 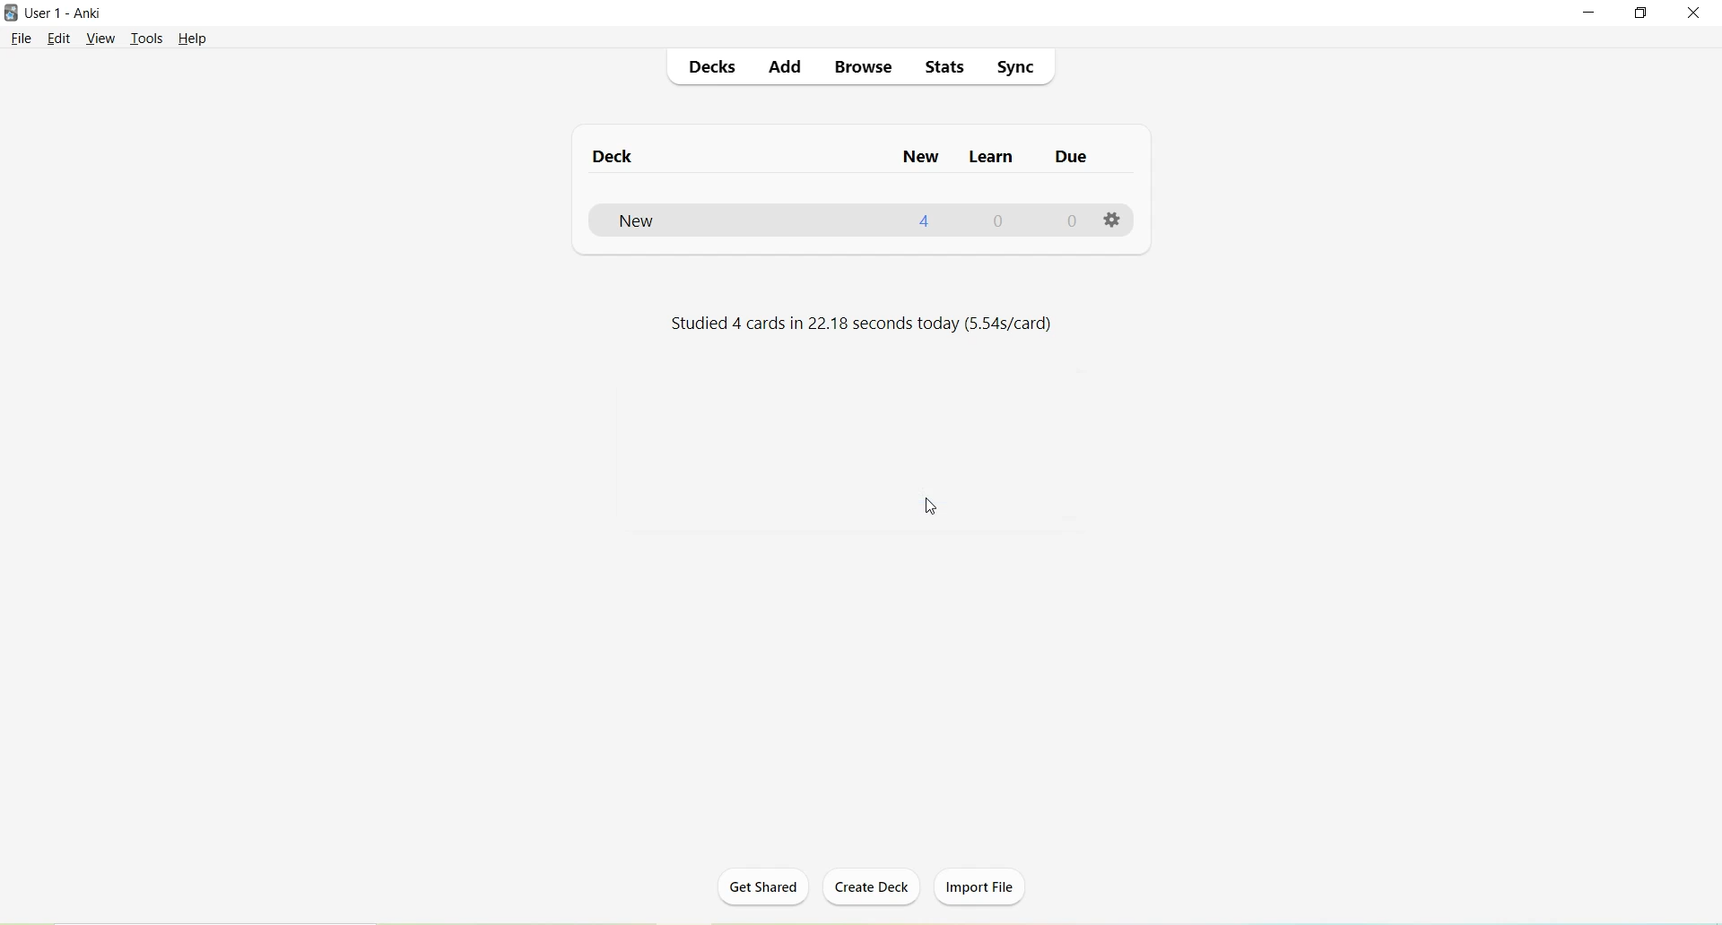 I want to click on Decks, so click(x=711, y=68).